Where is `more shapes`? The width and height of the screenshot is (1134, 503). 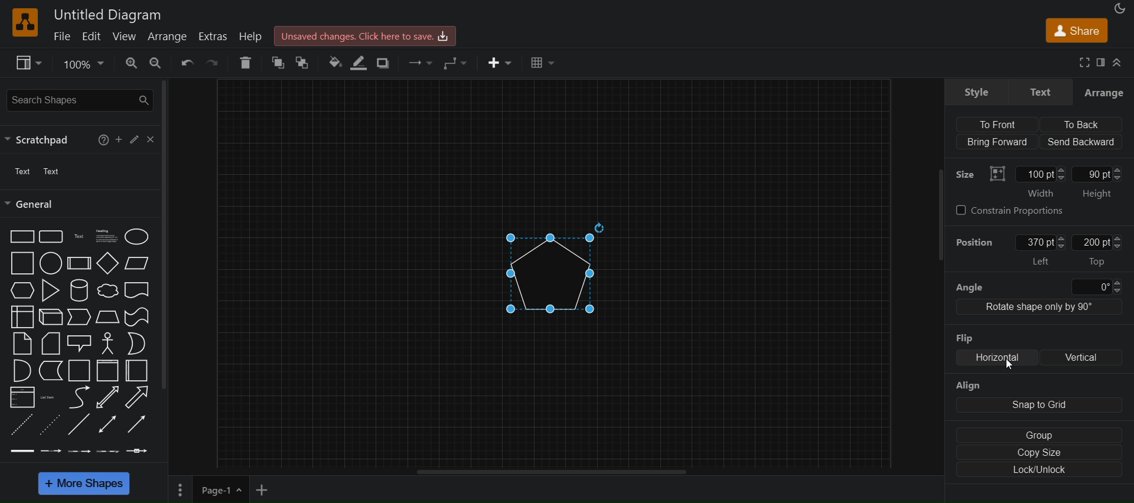
more shapes is located at coordinates (84, 484).